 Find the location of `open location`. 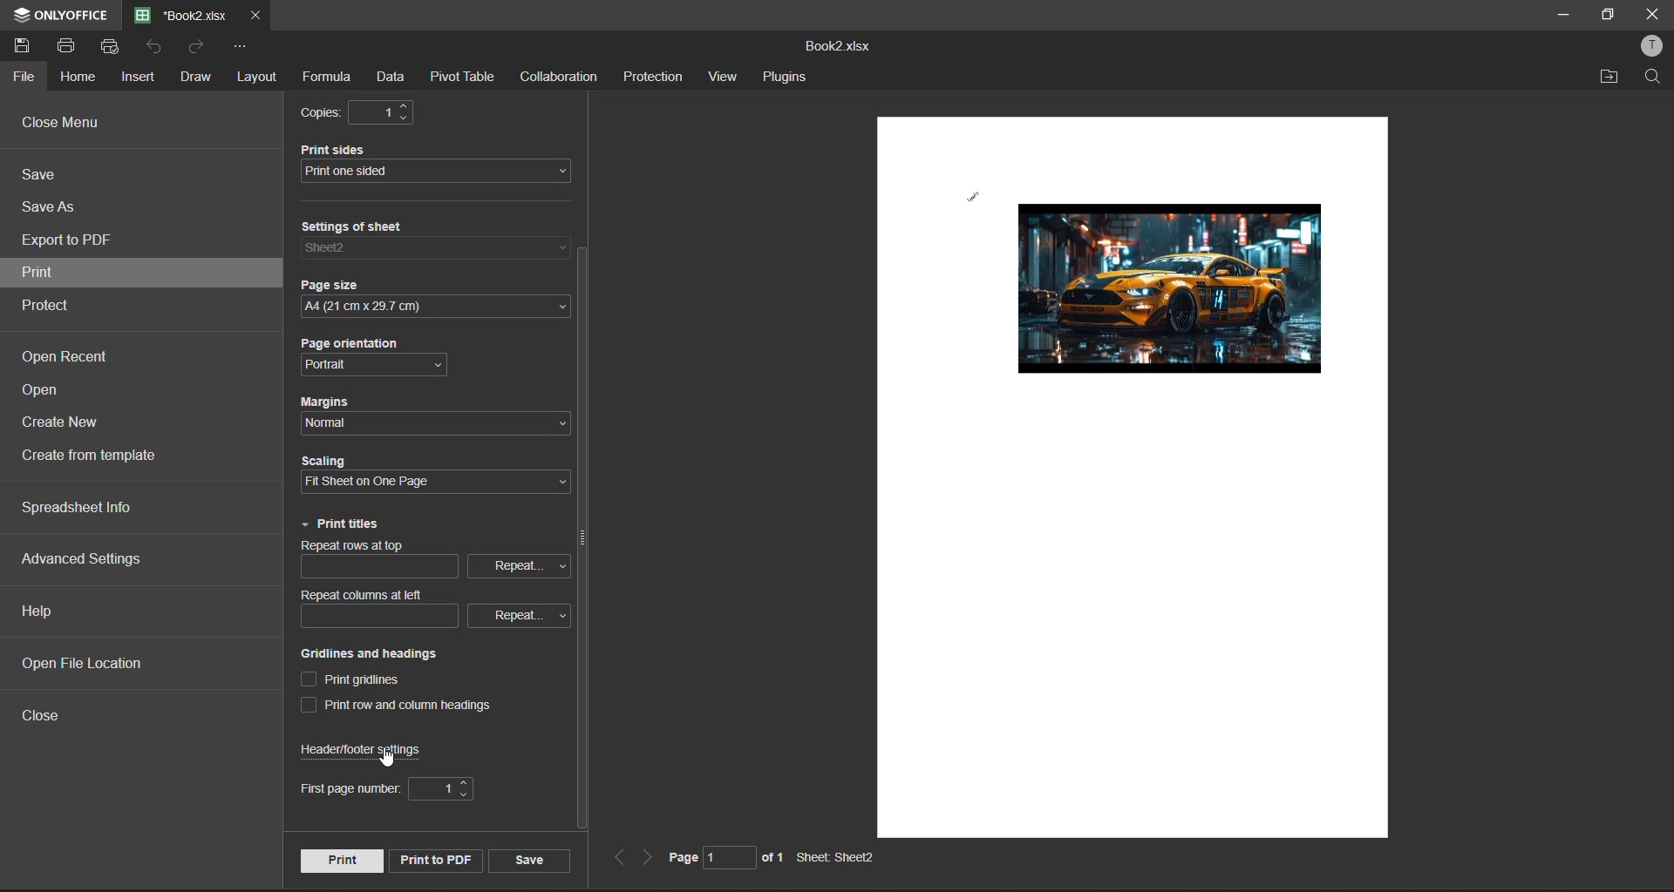

open location is located at coordinates (1611, 77).